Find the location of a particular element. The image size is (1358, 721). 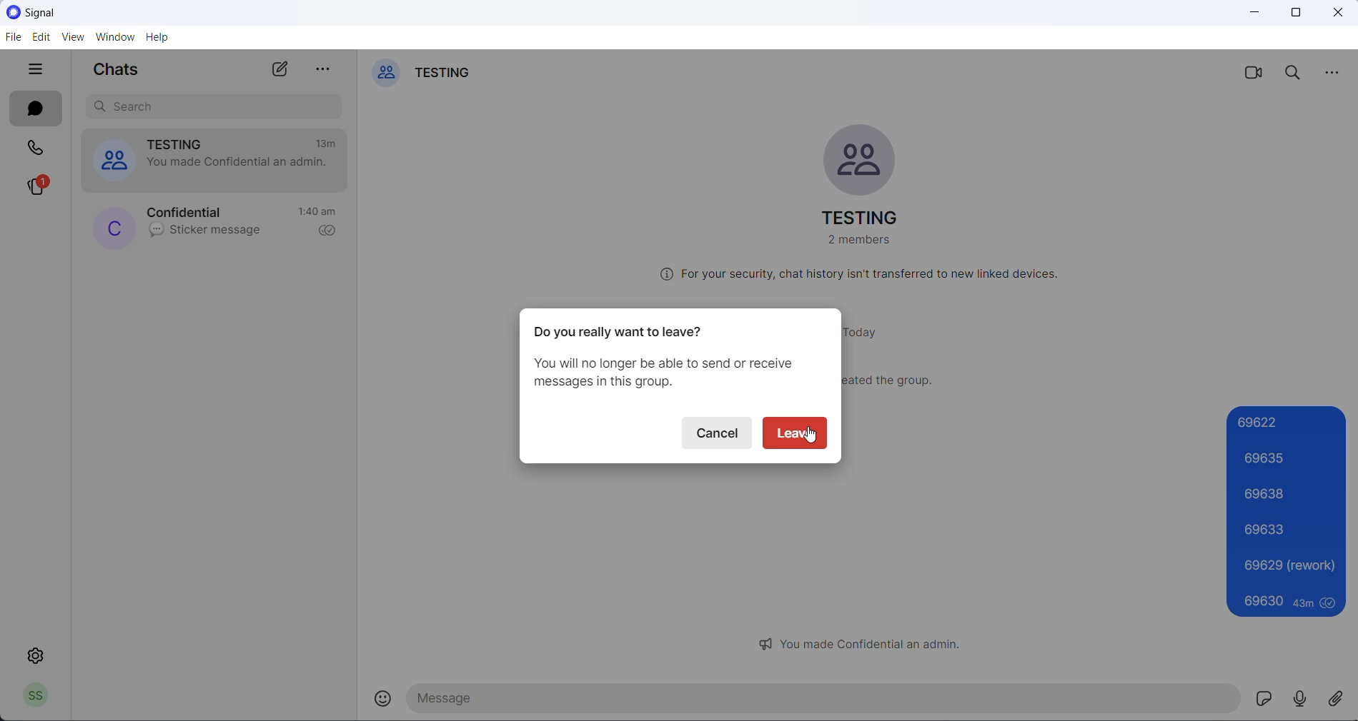

leave is located at coordinates (794, 433).